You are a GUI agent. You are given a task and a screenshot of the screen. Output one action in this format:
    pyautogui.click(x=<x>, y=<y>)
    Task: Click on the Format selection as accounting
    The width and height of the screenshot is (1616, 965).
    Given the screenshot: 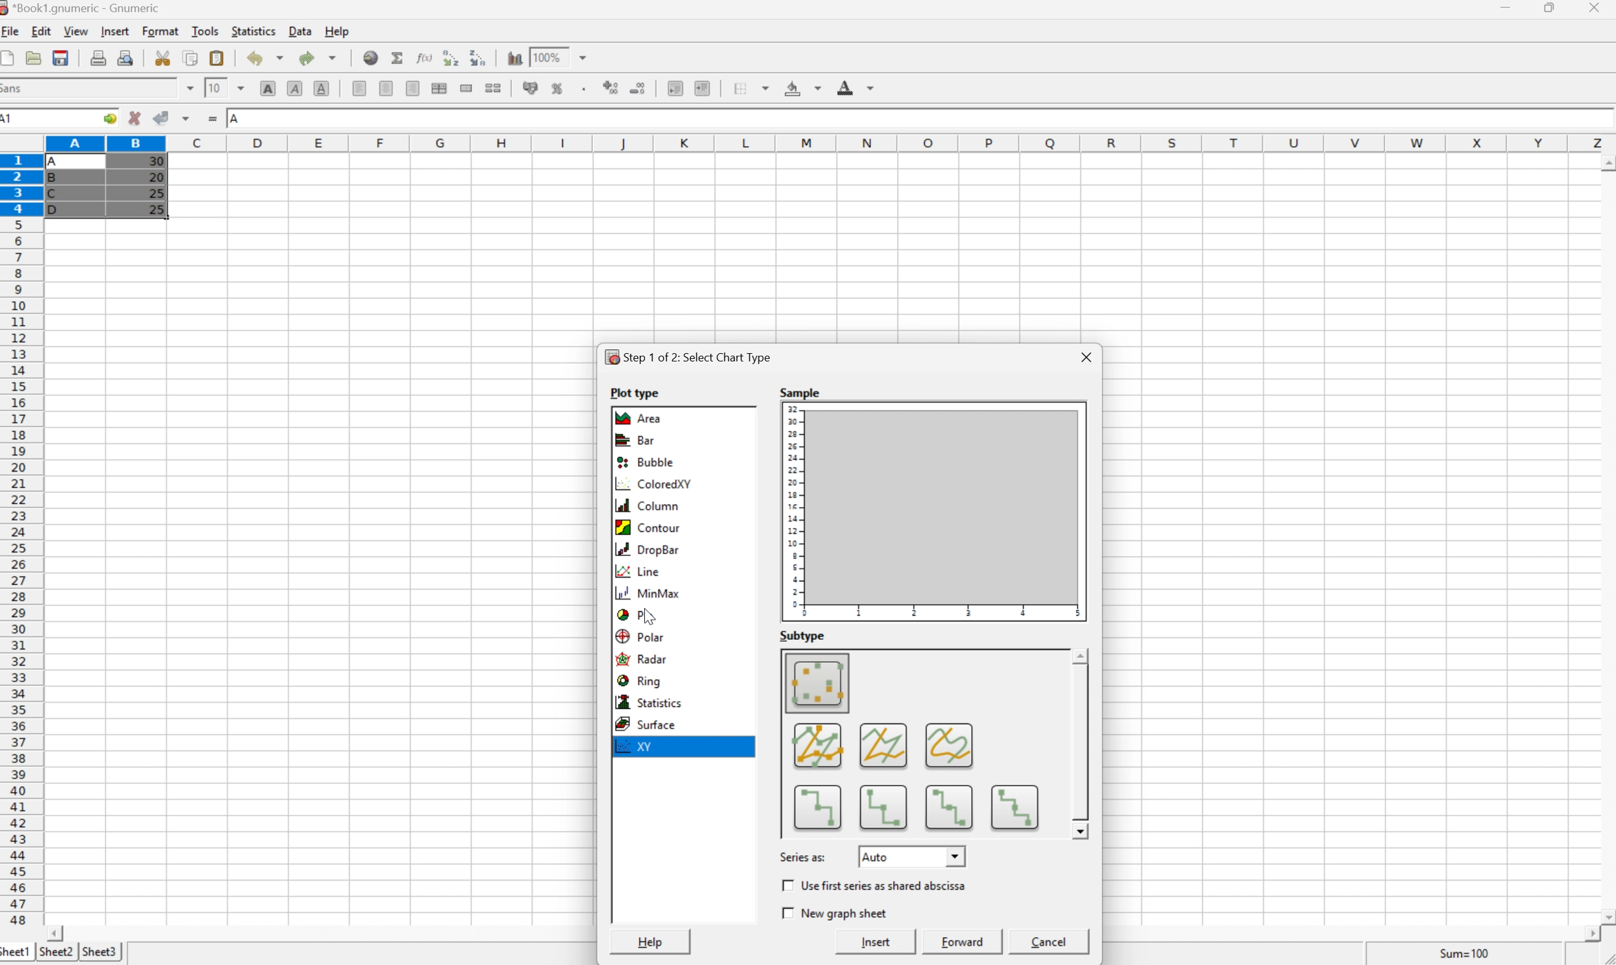 What is the action you would take?
    pyautogui.click(x=531, y=87)
    